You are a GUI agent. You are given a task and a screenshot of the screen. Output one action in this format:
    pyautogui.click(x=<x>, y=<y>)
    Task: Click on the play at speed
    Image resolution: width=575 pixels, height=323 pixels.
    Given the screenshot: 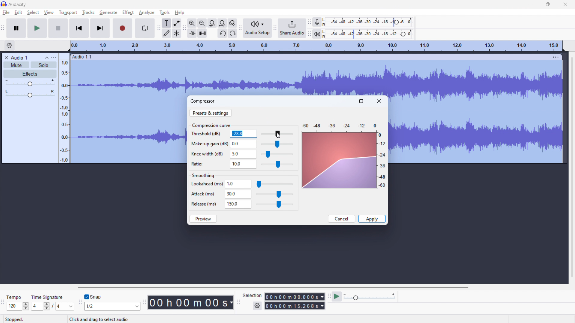 What is the action you would take?
    pyautogui.click(x=337, y=297)
    